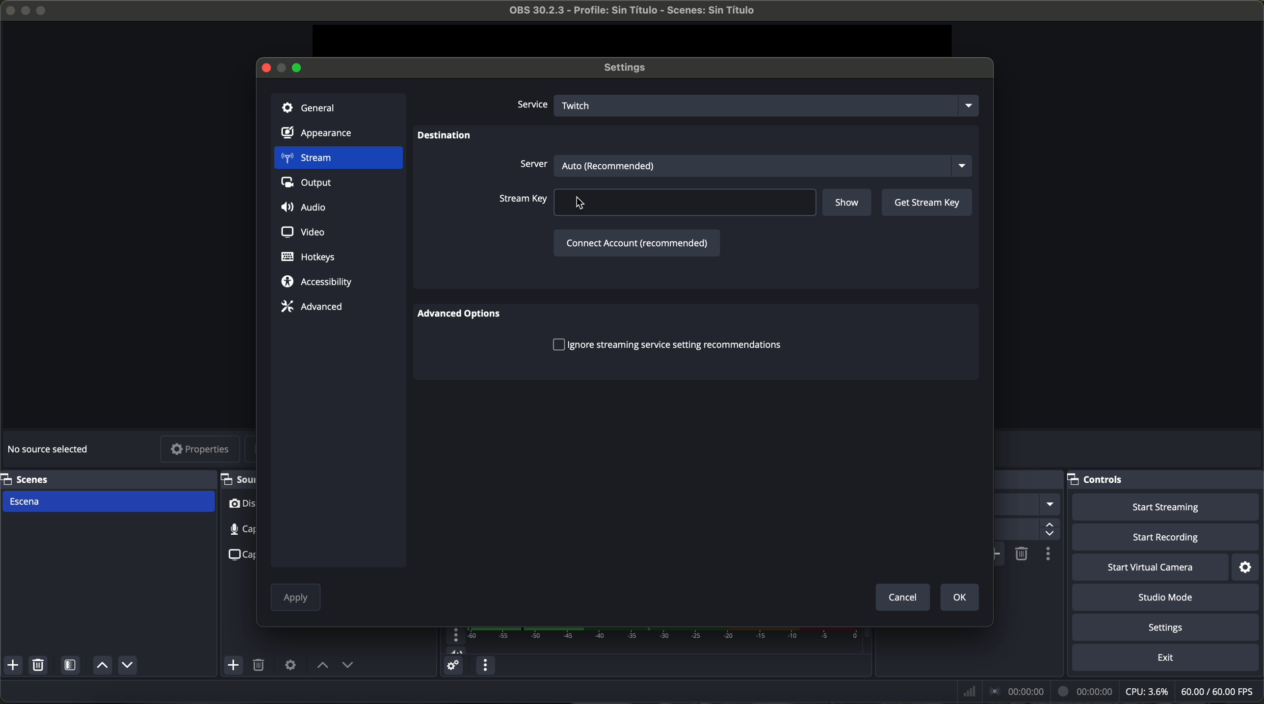 The width and height of the screenshot is (1264, 704). Describe the element at coordinates (630, 68) in the screenshot. I see `settings` at that location.